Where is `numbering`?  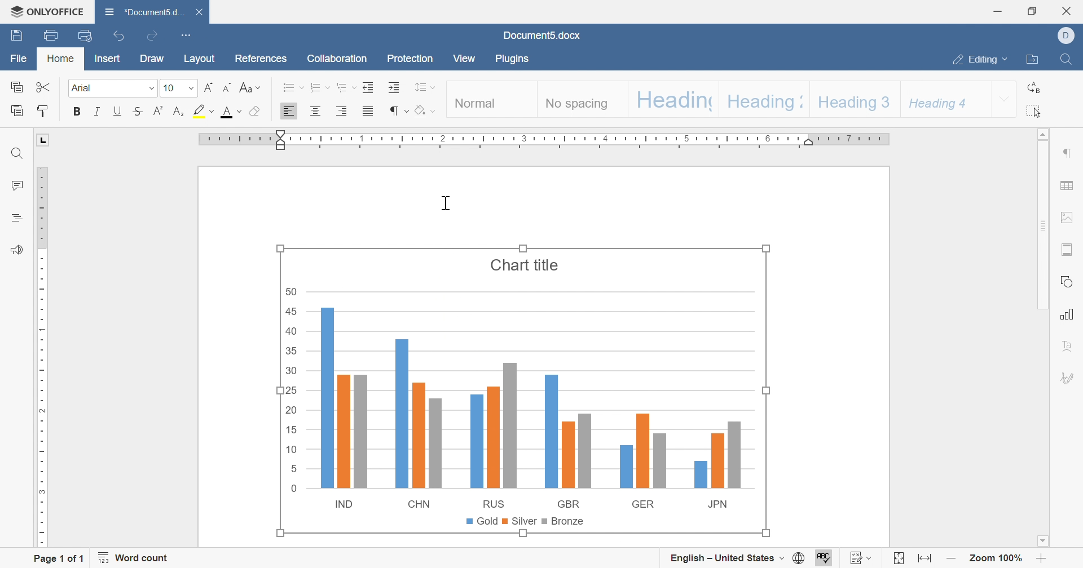 numbering is located at coordinates (319, 87).